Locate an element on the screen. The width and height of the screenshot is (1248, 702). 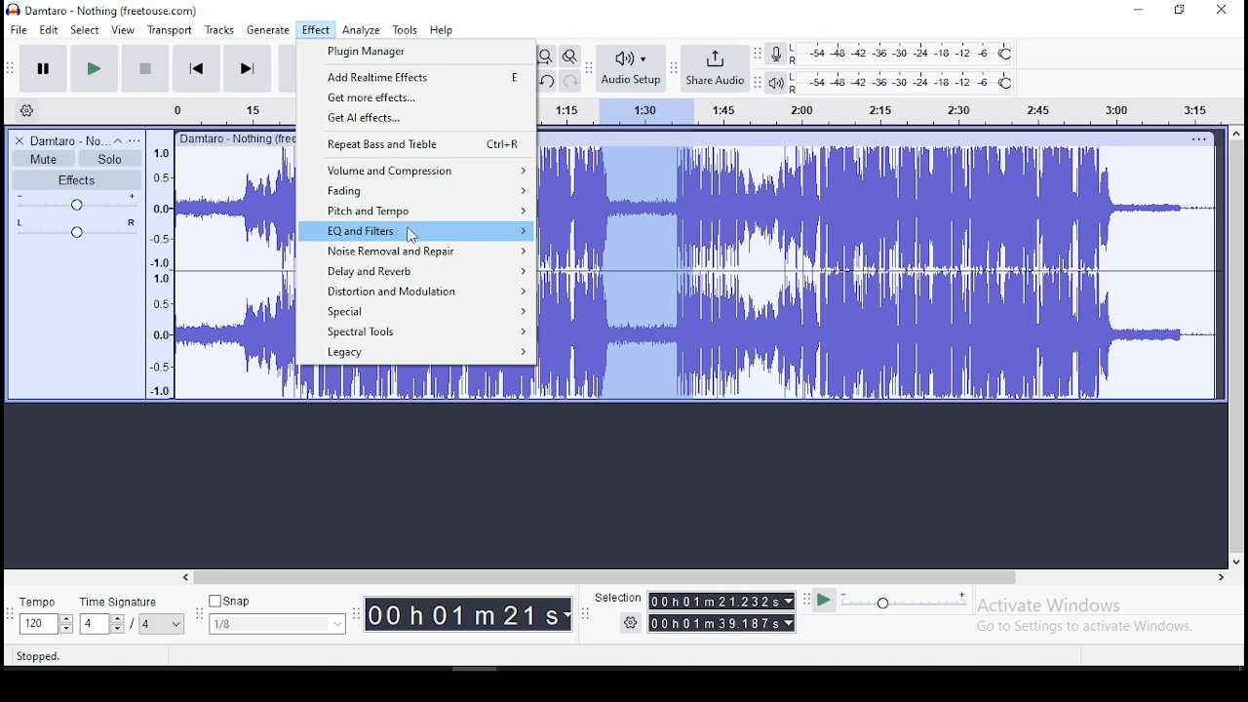
add real time effects is located at coordinates (417, 78).